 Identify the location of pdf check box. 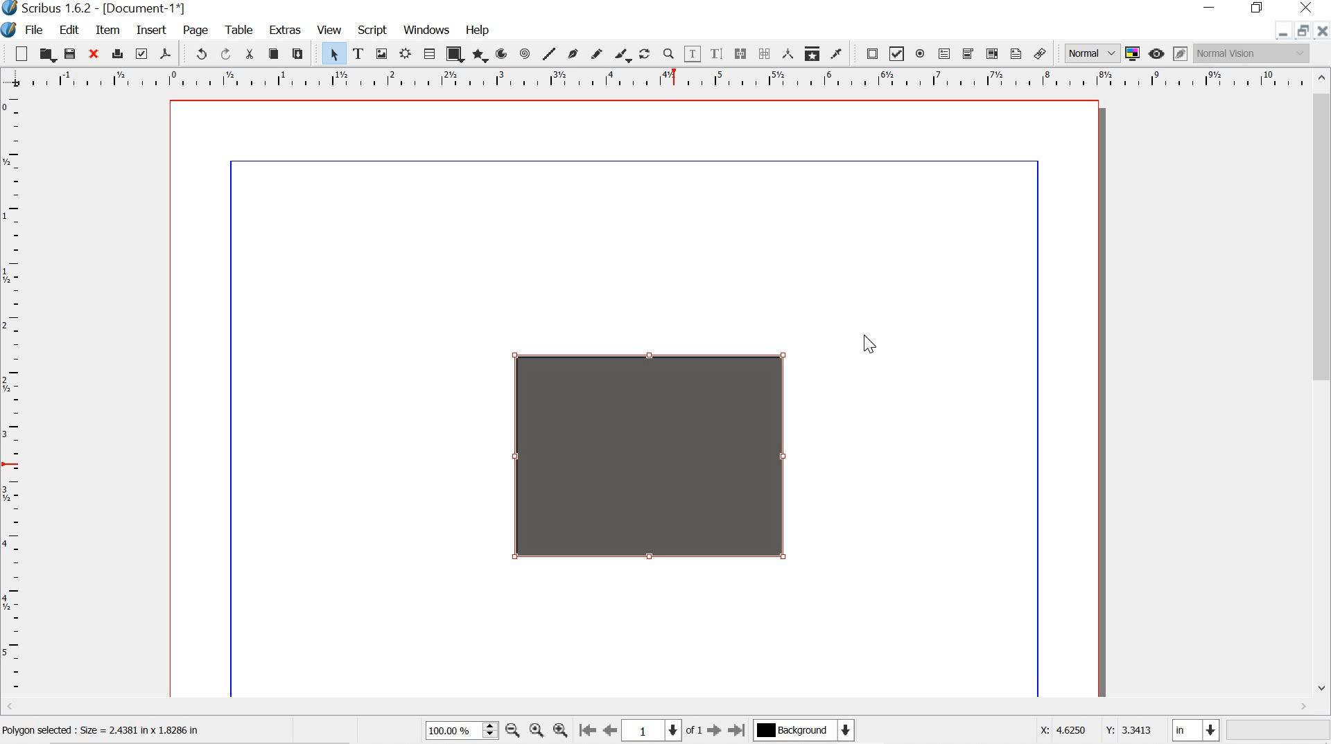
(898, 53).